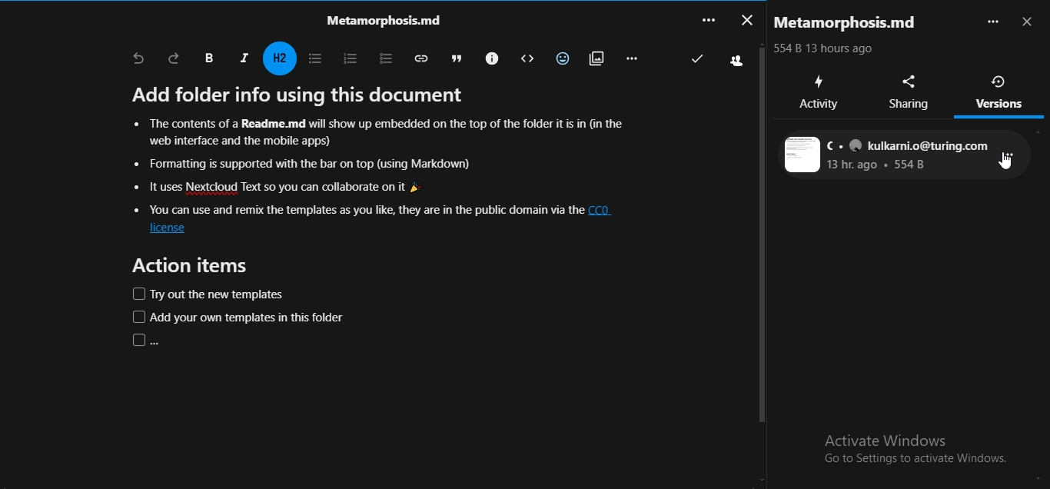 This screenshot has width=1050, height=489. Describe the element at coordinates (281, 58) in the screenshot. I see `headings` at that location.